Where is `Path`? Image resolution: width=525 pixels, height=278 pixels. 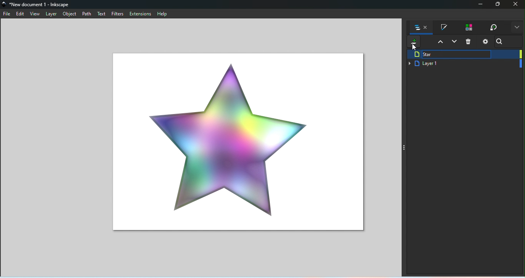 Path is located at coordinates (88, 15).